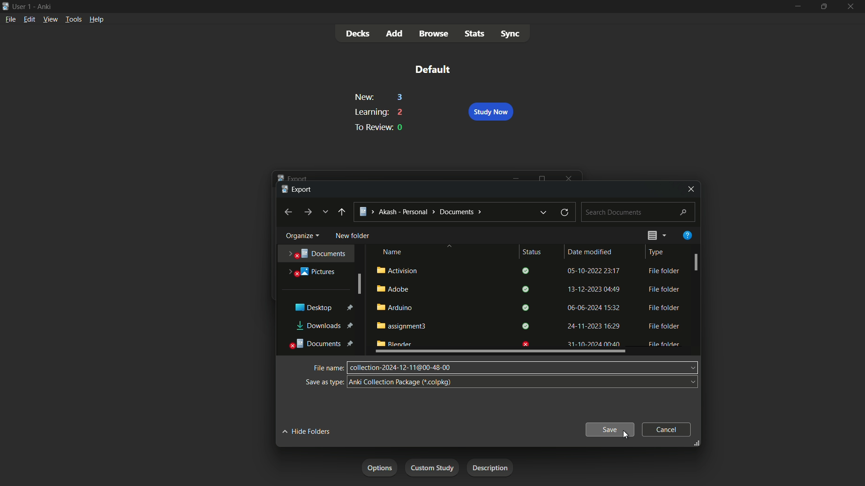 The image size is (865, 486). Describe the element at coordinates (401, 368) in the screenshot. I see `file name` at that location.